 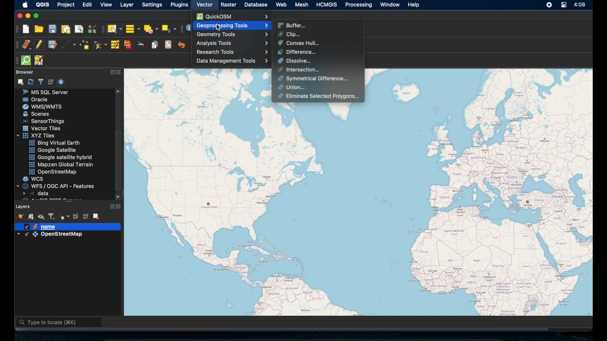 What do you see at coordinates (414, 5) in the screenshot?
I see `help` at bounding box center [414, 5].